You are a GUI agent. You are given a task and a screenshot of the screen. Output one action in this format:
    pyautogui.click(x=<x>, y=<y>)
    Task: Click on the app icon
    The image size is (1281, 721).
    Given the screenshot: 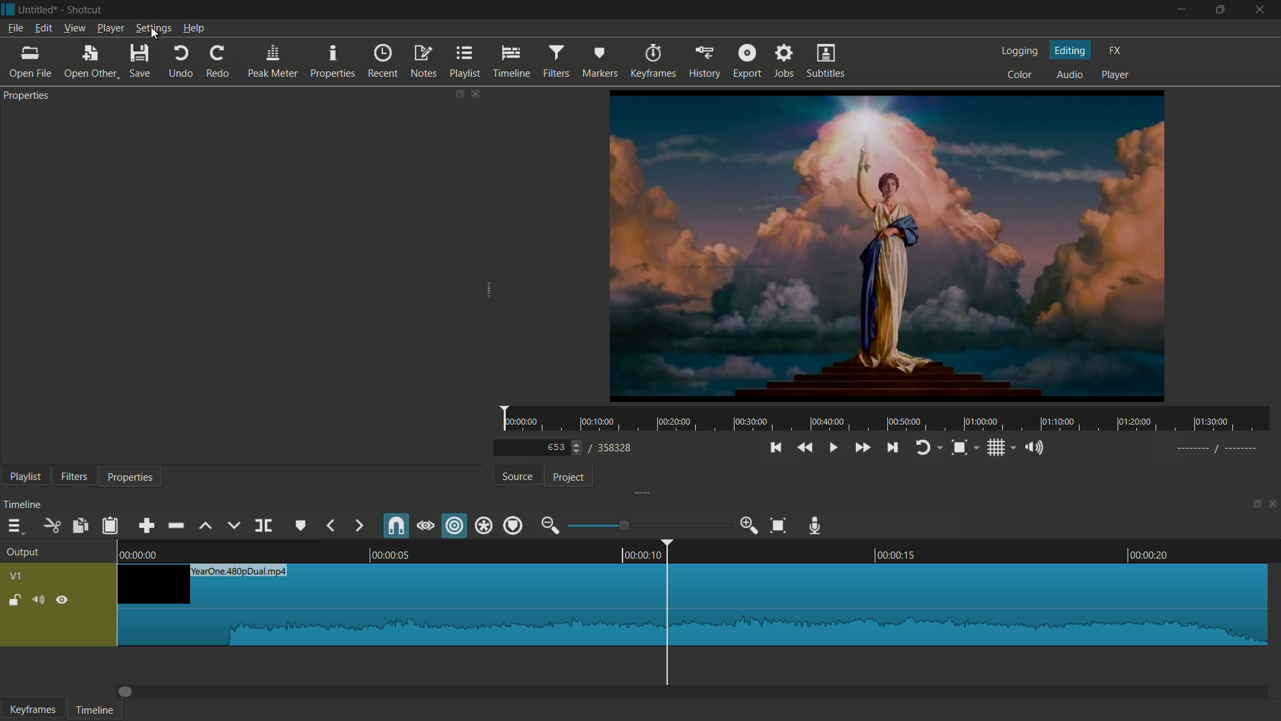 What is the action you would take?
    pyautogui.click(x=8, y=9)
    